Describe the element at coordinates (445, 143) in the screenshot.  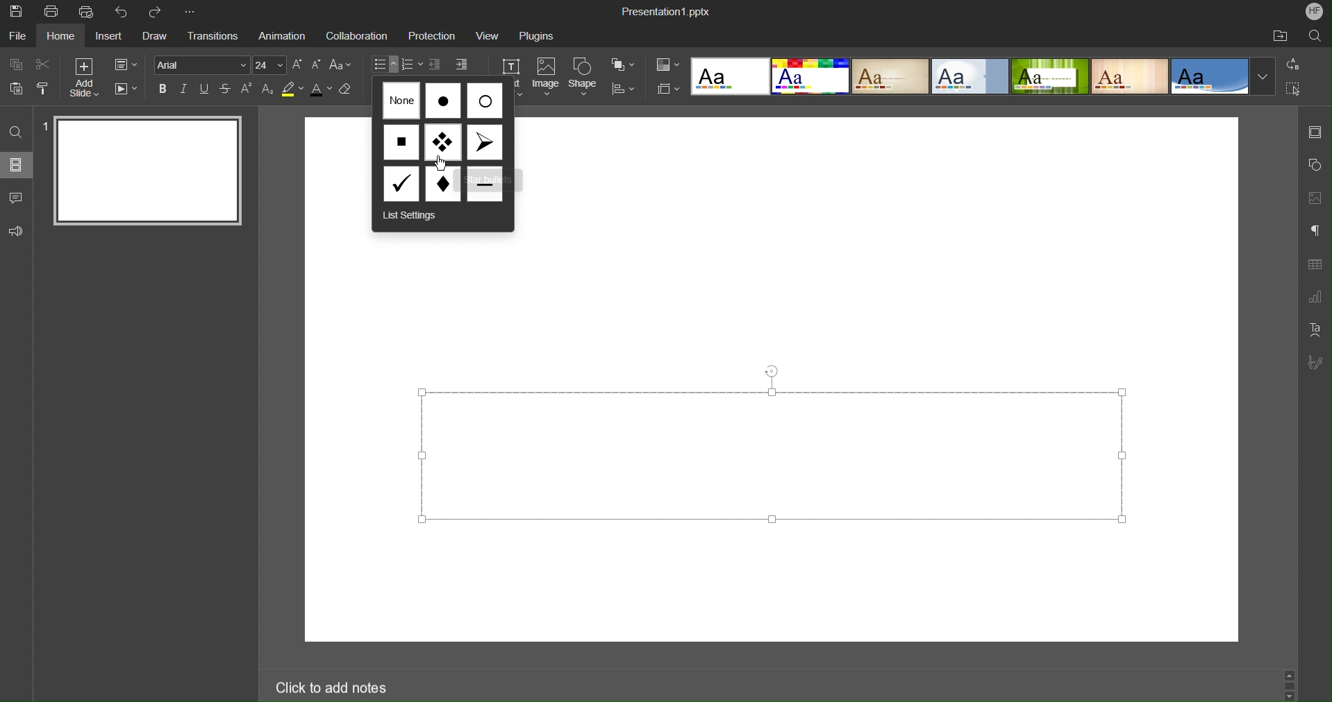
I see `Bullet Options` at that location.